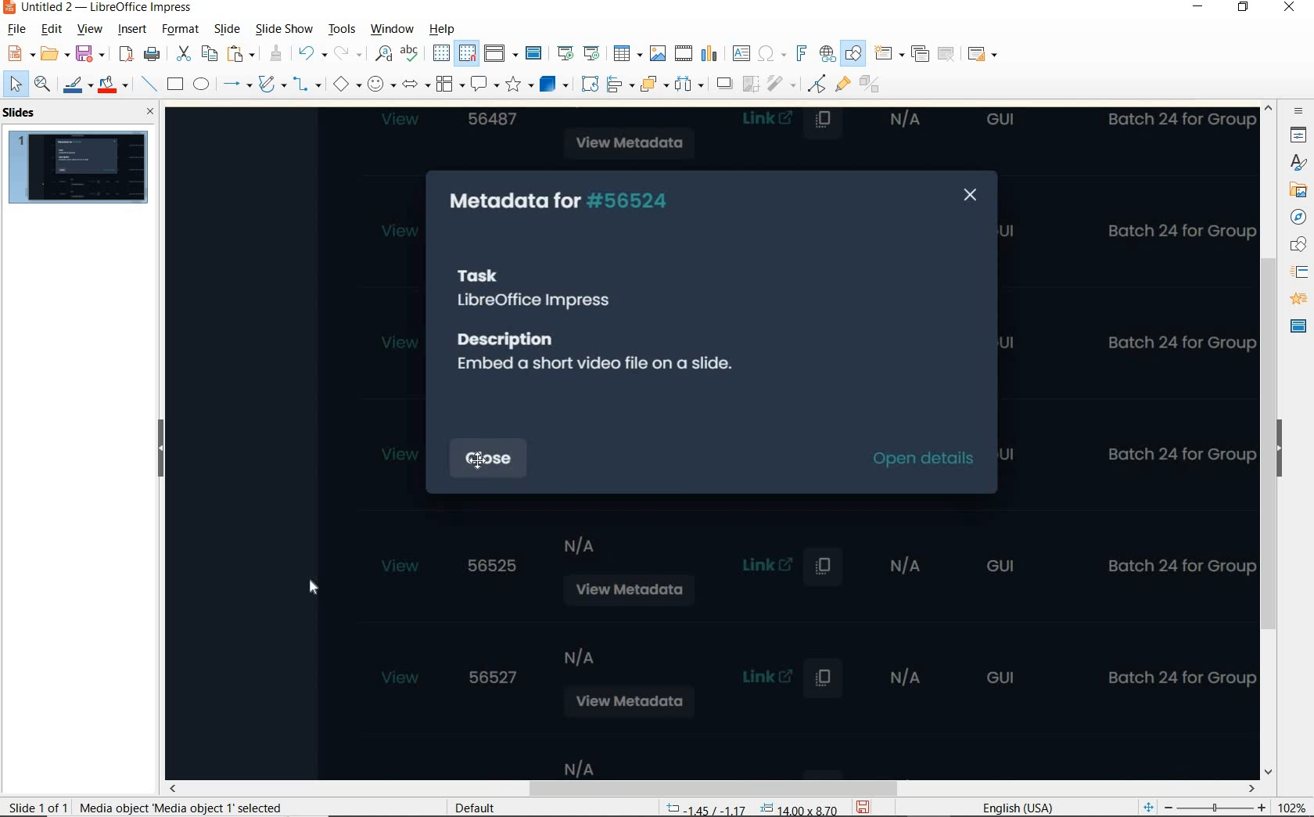 The height and width of the screenshot is (817, 1314). Describe the element at coordinates (314, 54) in the screenshot. I see `UNDO` at that location.